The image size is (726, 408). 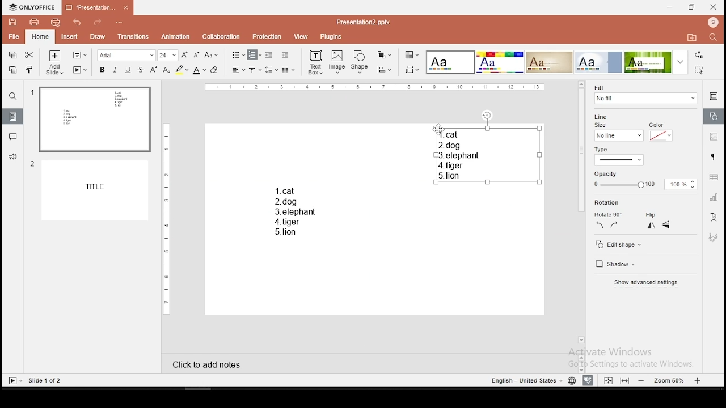 I want to click on text box, so click(x=486, y=154).